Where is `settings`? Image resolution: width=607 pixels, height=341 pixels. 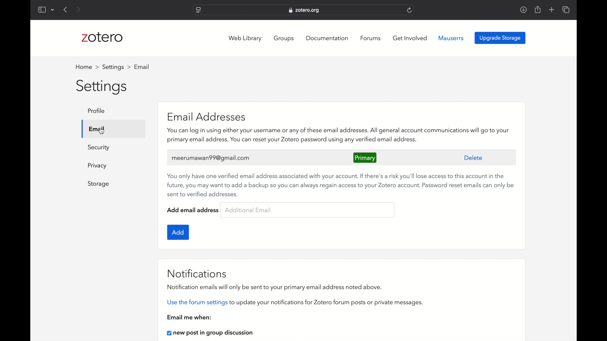
settings is located at coordinates (116, 67).